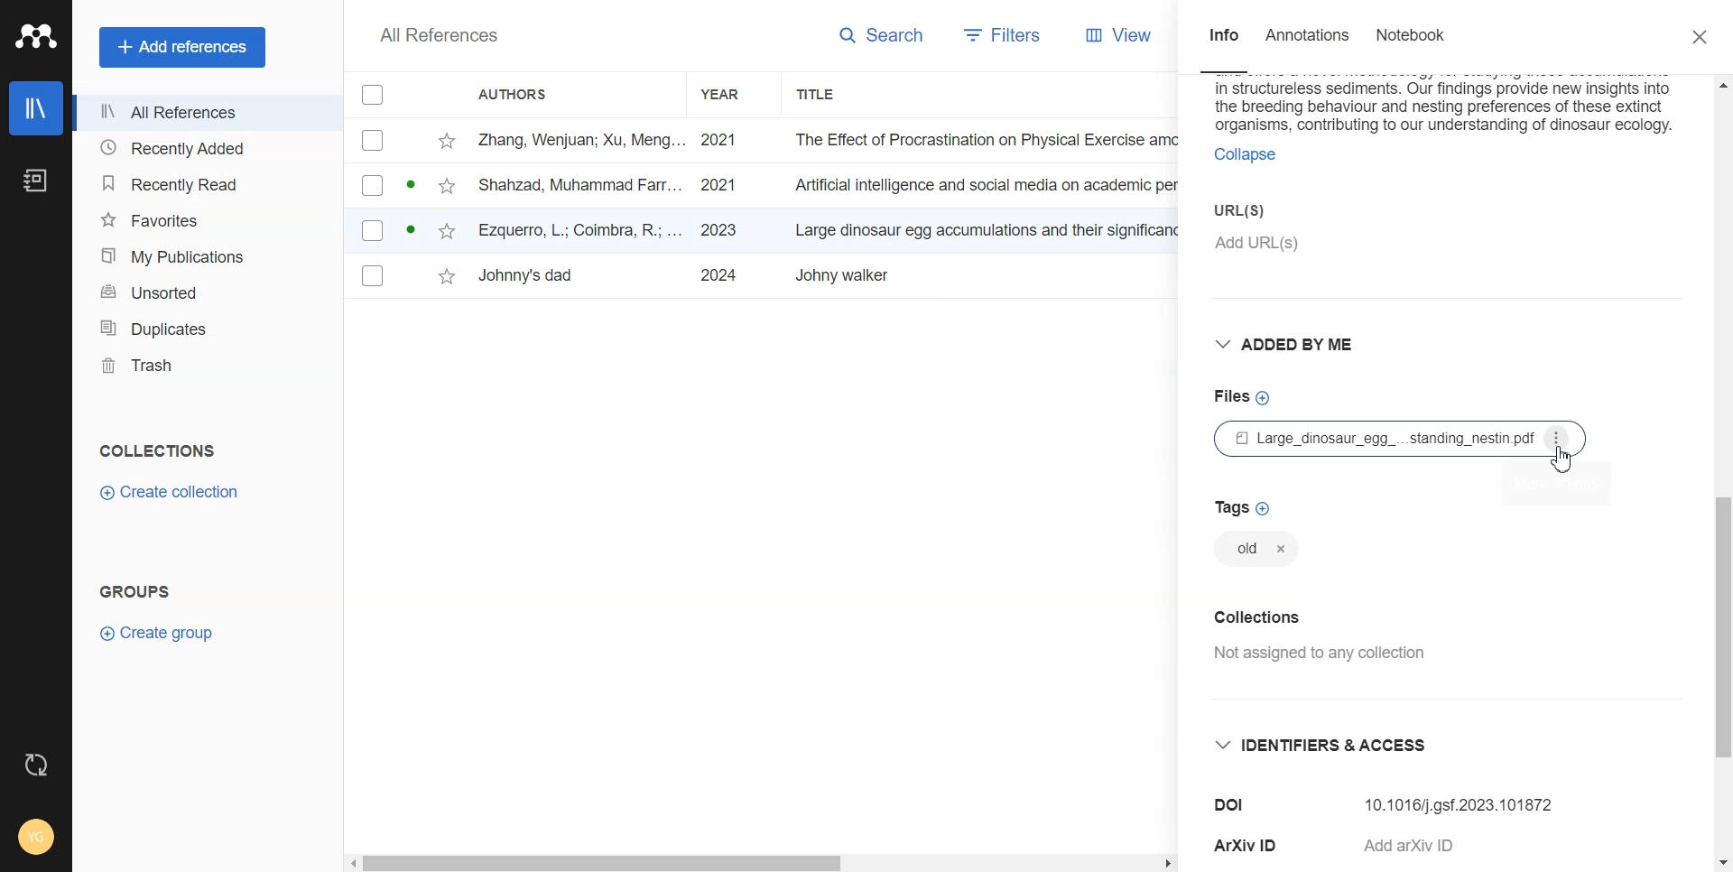 The image size is (1733, 872). I want to click on DOI, so click(1232, 805).